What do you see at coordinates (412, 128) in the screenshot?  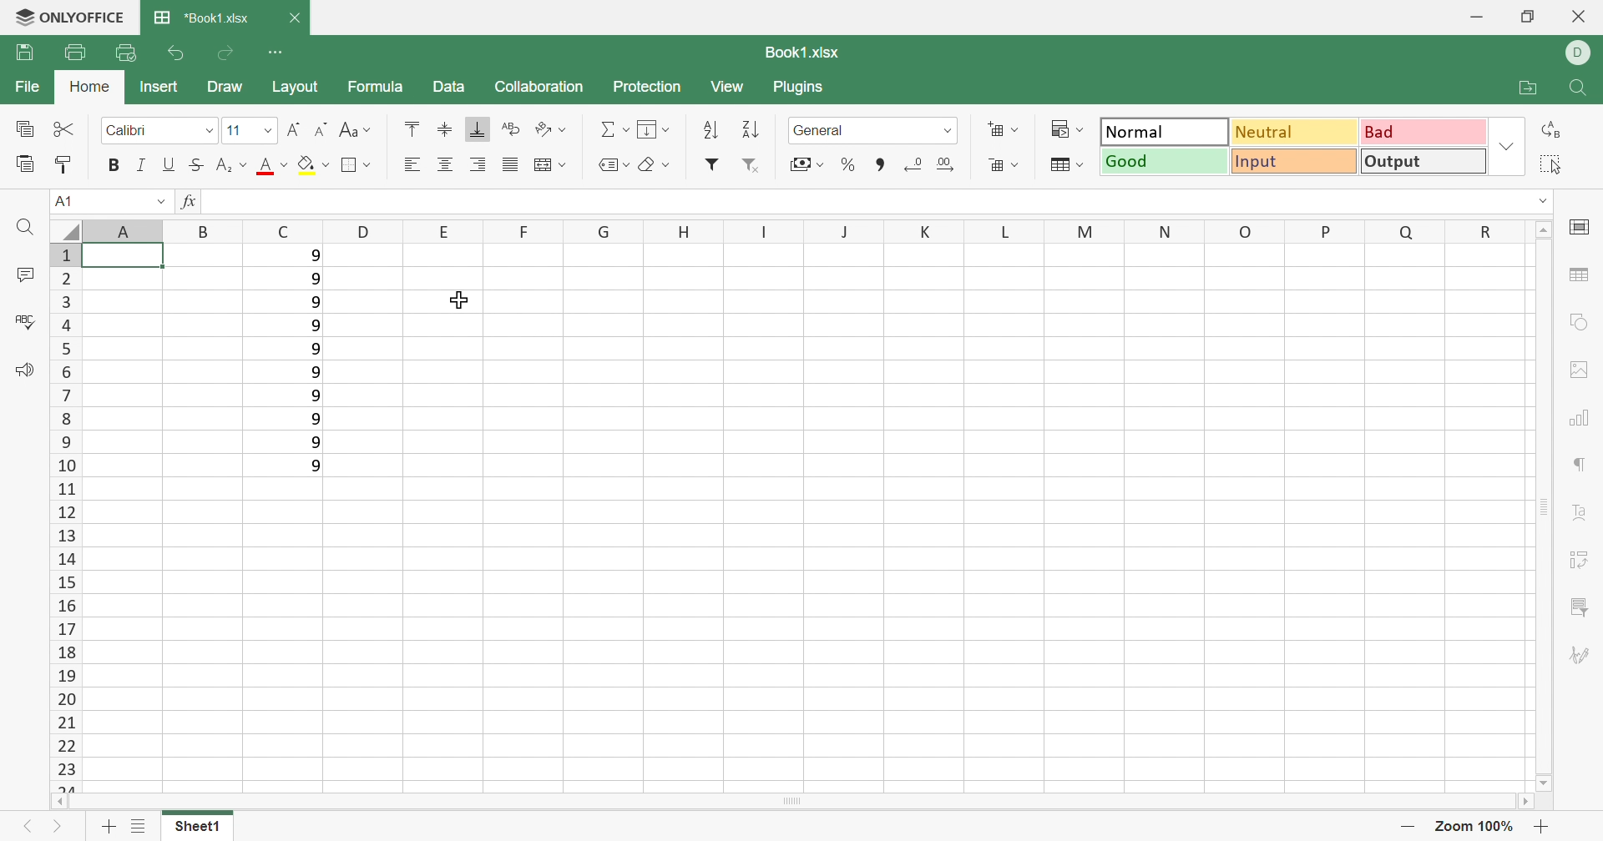 I see `Align Top` at bounding box center [412, 128].